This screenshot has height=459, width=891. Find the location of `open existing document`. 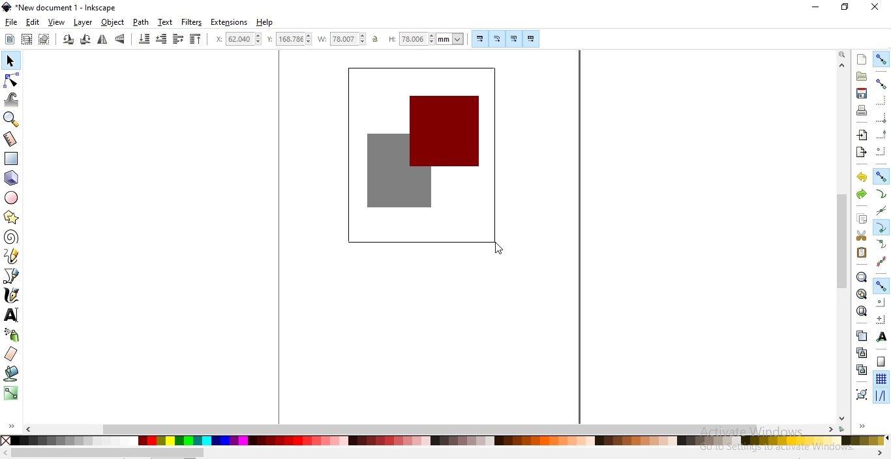

open existing document is located at coordinates (862, 76).